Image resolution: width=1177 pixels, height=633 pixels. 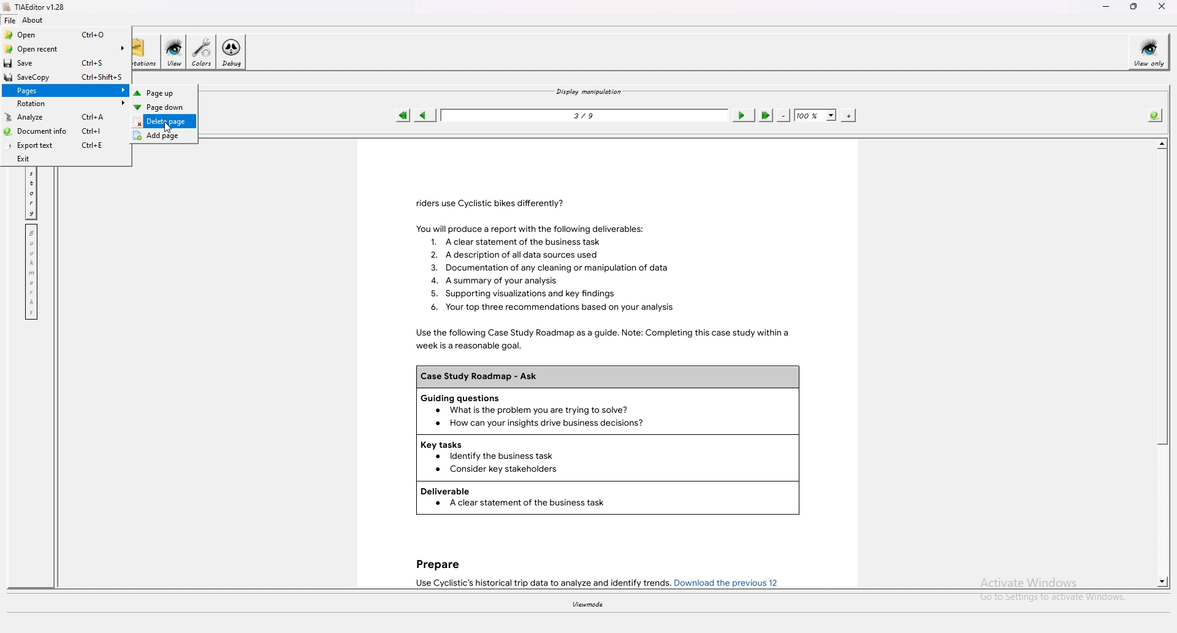 What do you see at coordinates (783, 115) in the screenshot?
I see `zoom out` at bounding box center [783, 115].